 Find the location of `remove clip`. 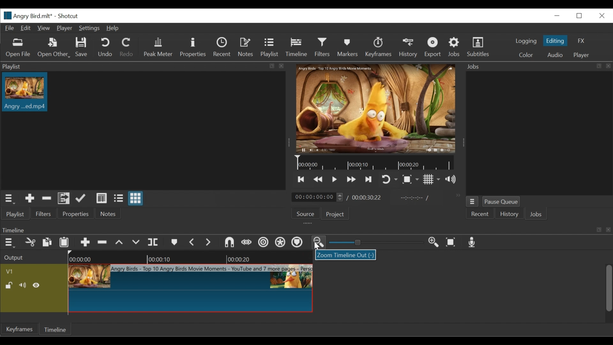

remove clip is located at coordinates (104, 242).